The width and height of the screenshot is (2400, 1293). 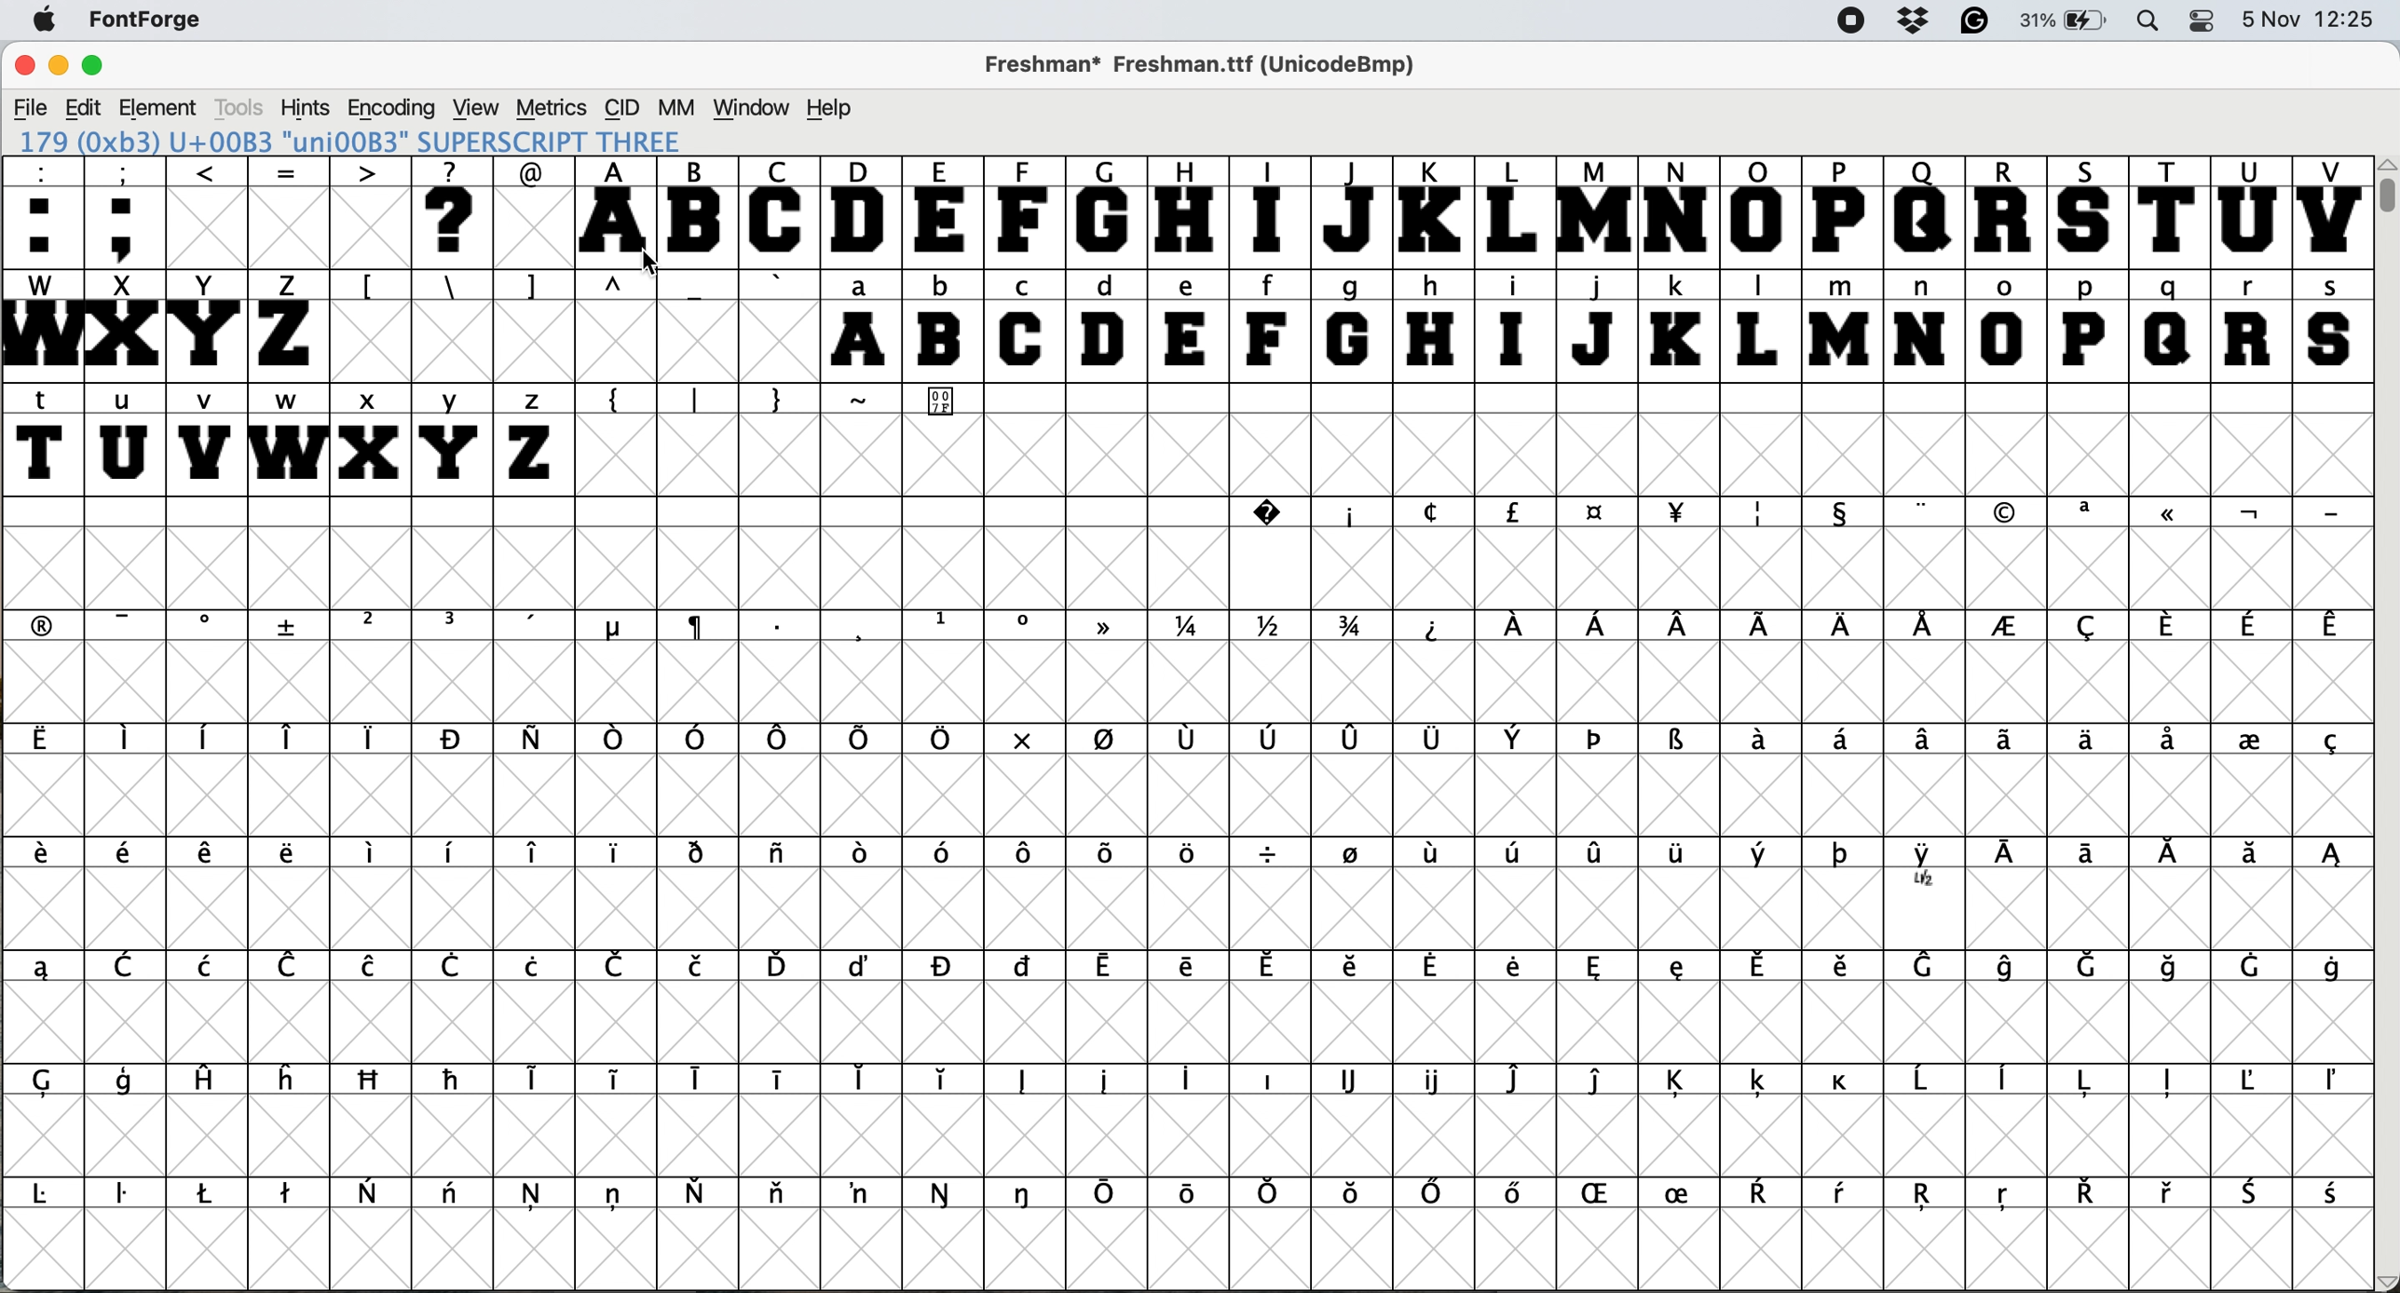 What do you see at coordinates (205, 1082) in the screenshot?
I see `symbol` at bounding box center [205, 1082].